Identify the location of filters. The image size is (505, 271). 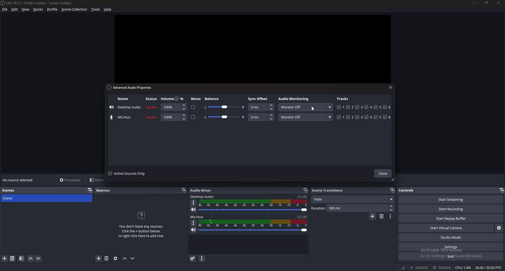
(95, 180).